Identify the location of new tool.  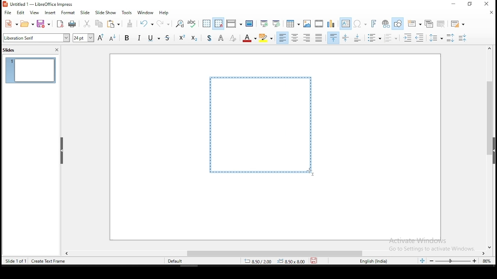
(10, 24).